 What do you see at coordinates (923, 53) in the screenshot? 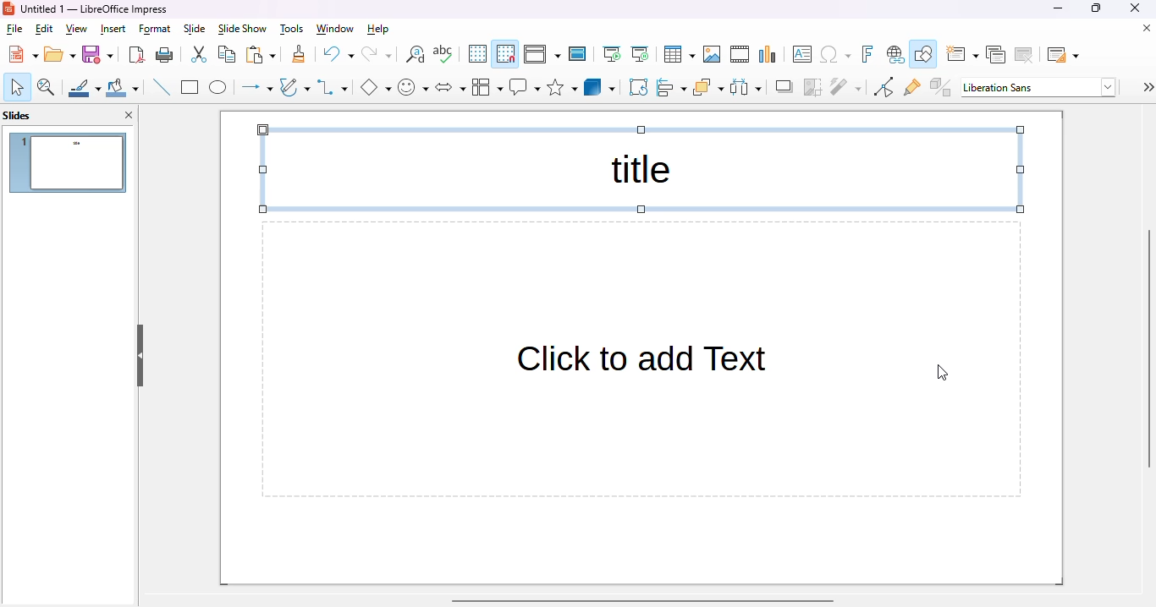
I see `show draw functions` at bounding box center [923, 53].